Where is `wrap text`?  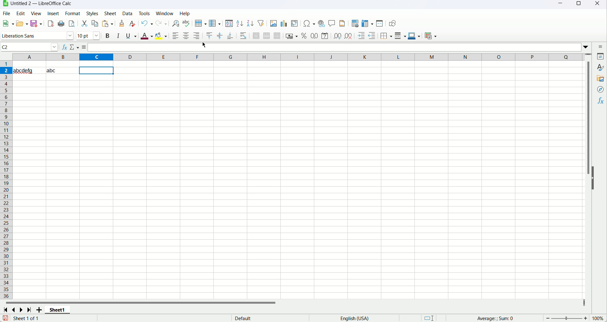
wrap text is located at coordinates (244, 36).